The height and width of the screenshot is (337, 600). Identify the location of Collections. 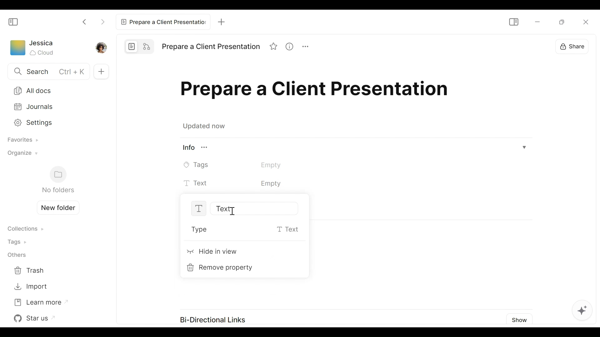
(25, 229).